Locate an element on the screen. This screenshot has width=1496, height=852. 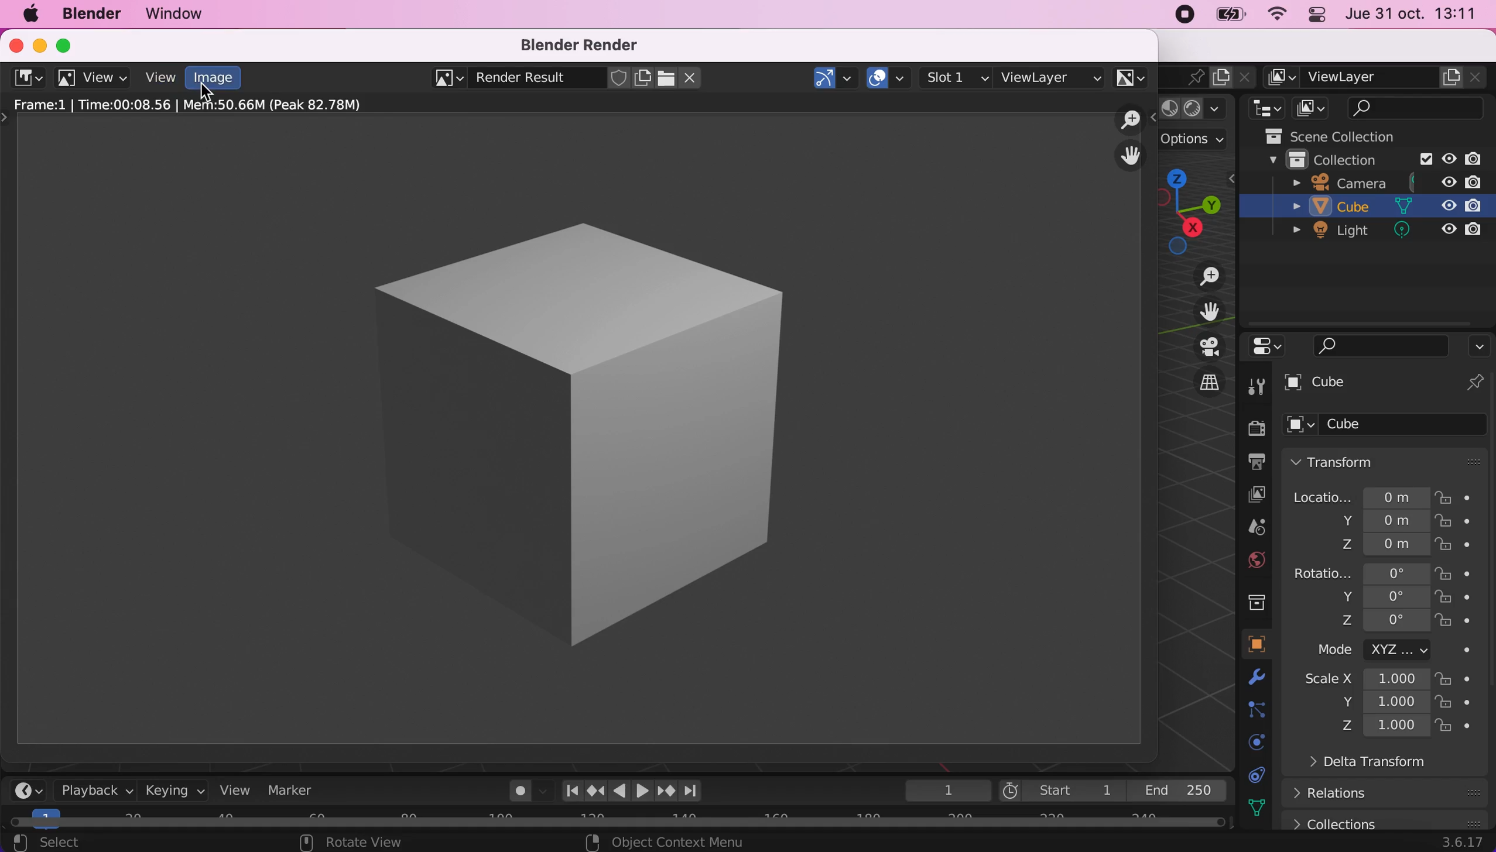
playback is located at coordinates (94, 792).